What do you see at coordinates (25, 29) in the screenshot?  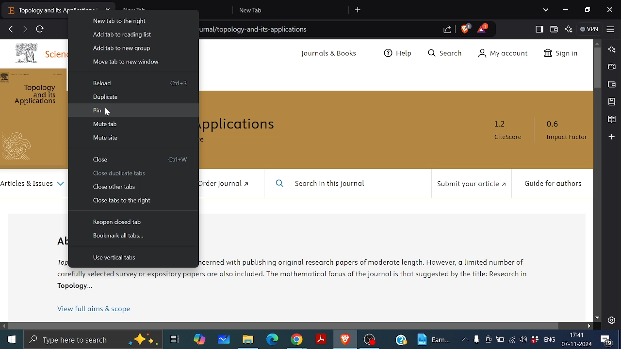 I see `next page` at bounding box center [25, 29].